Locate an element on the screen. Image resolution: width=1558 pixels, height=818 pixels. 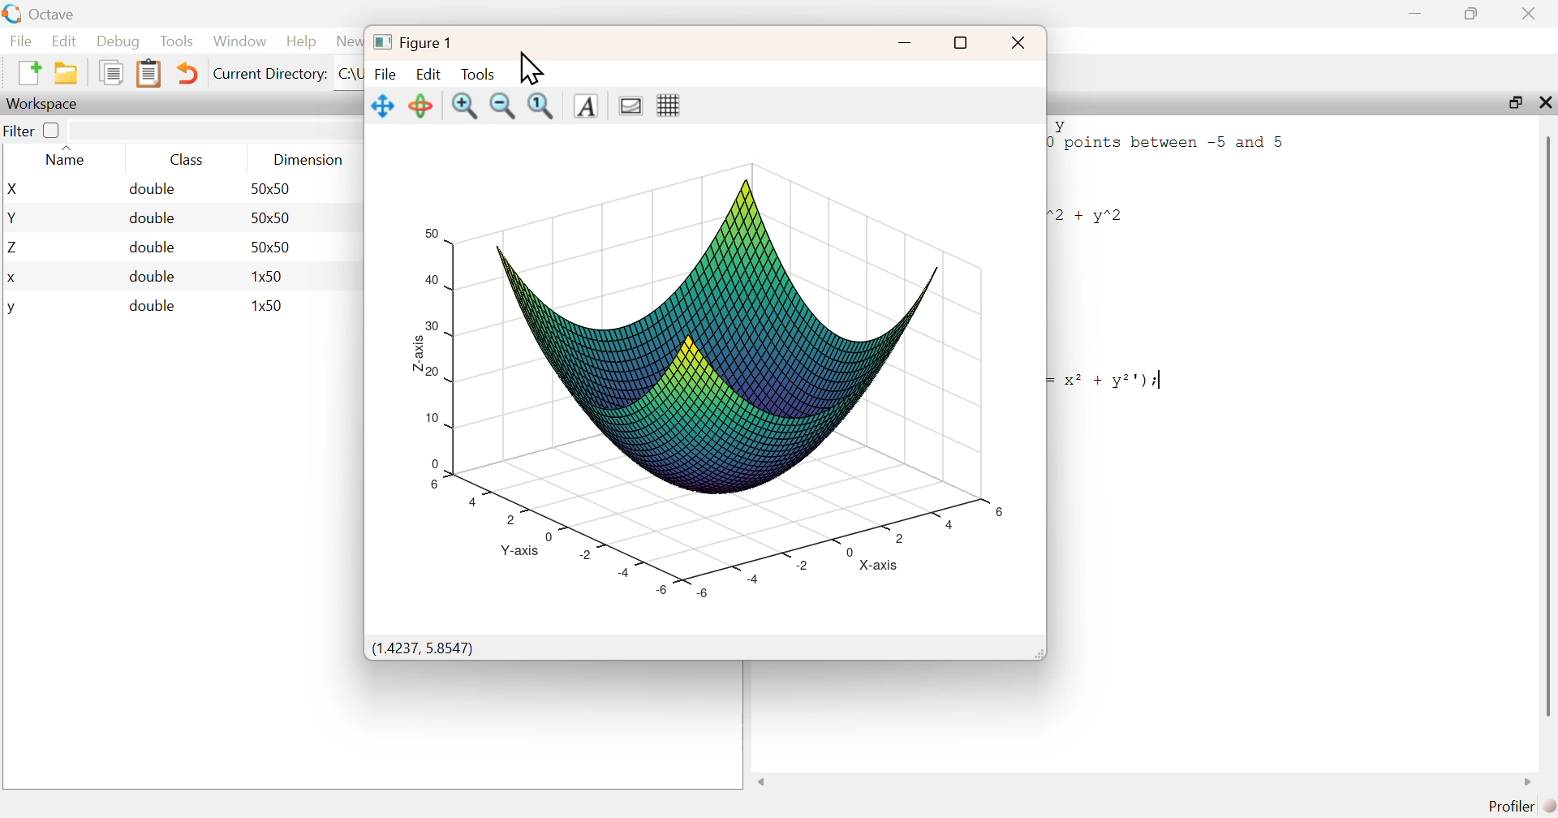
Tools is located at coordinates (178, 41).